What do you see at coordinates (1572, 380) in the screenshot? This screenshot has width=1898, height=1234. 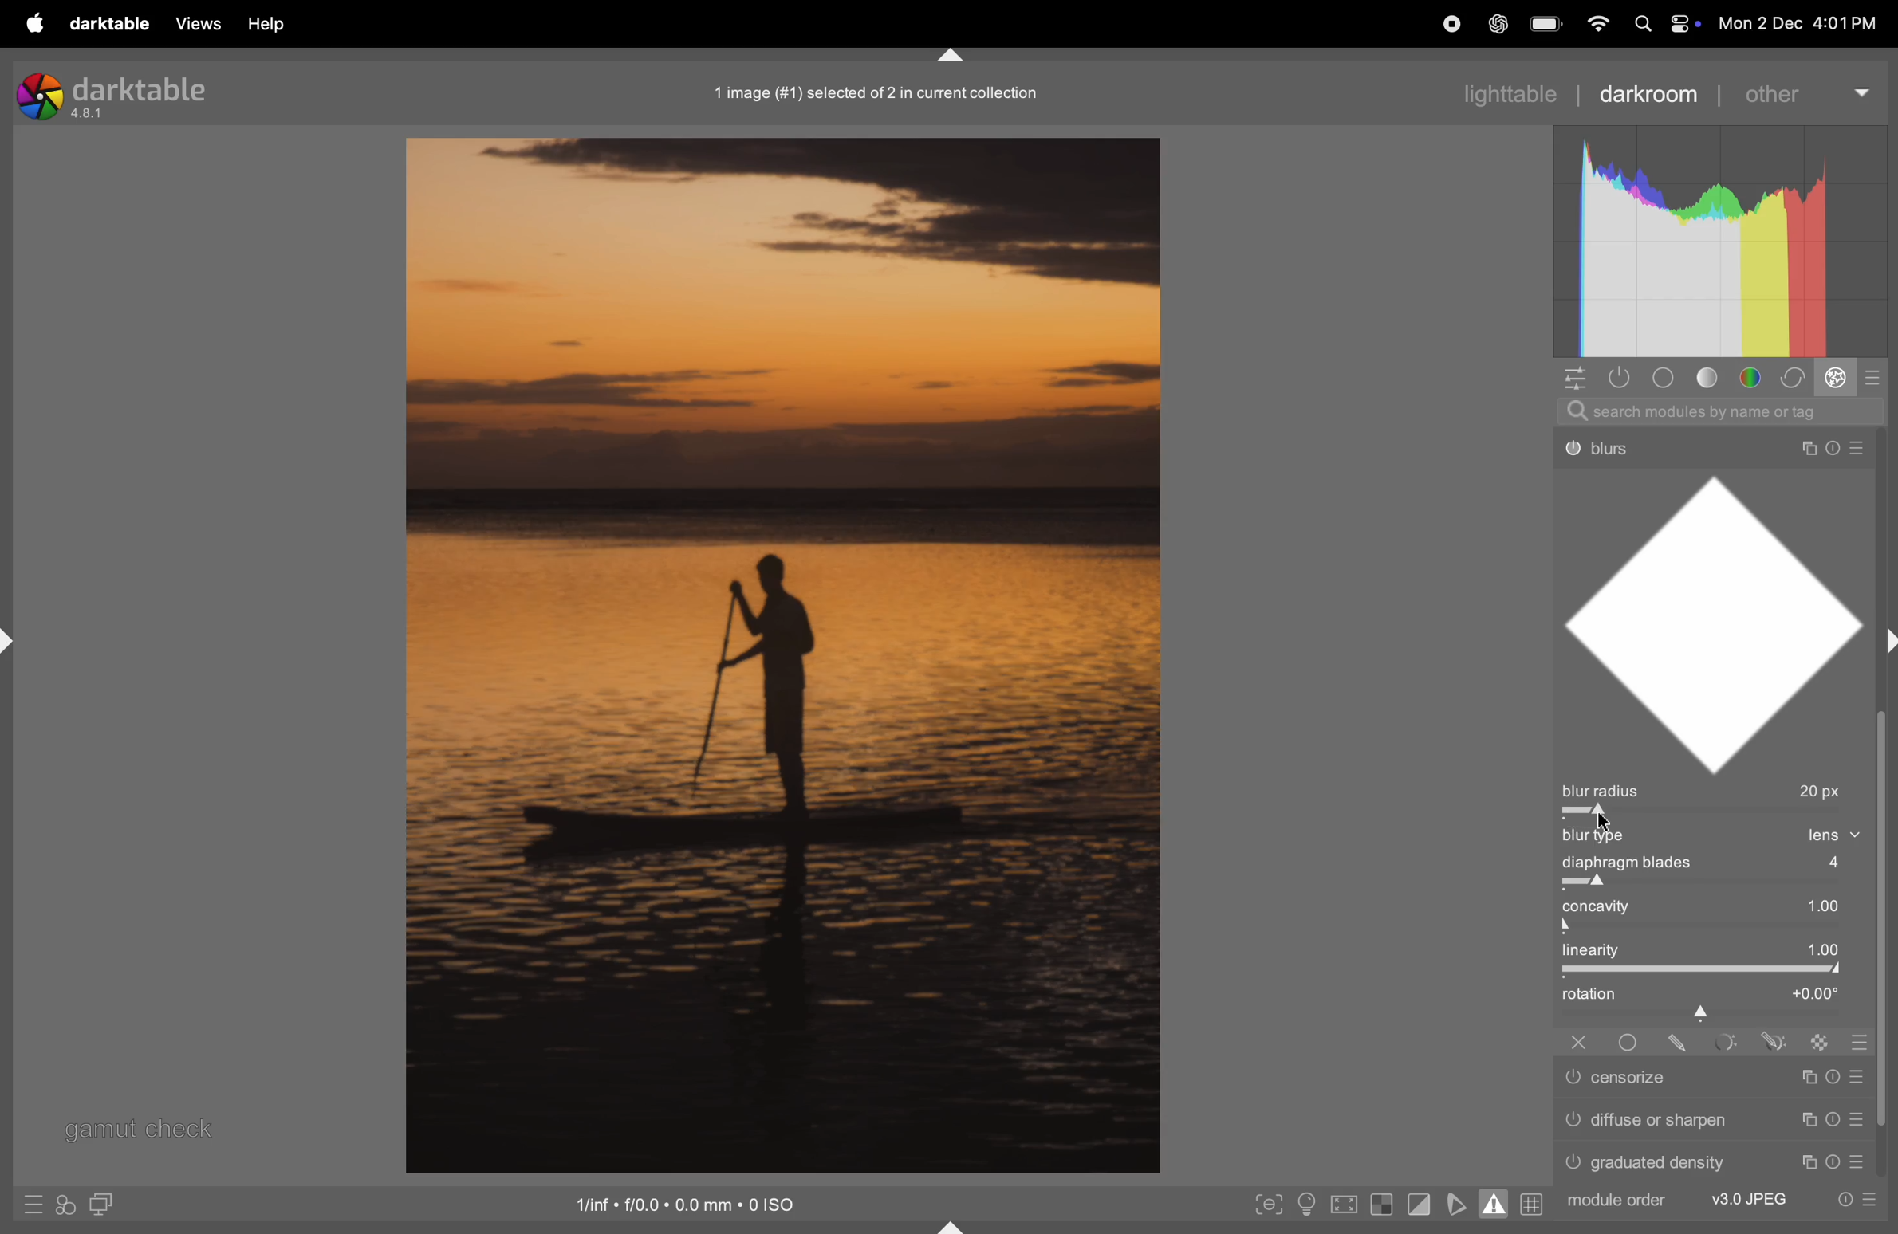 I see `quick acess to panel` at bounding box center [1572, 380].